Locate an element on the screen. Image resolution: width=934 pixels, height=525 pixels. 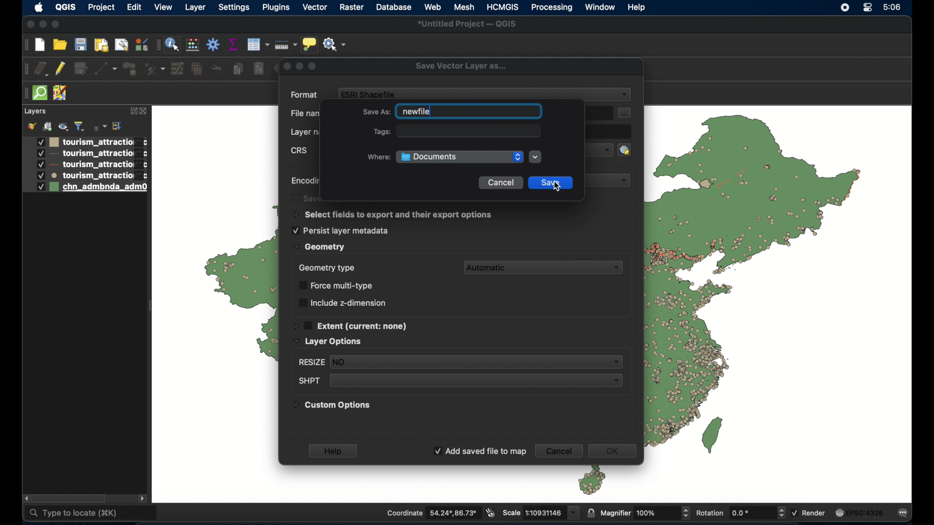
view is located at coordinates (164, 8).